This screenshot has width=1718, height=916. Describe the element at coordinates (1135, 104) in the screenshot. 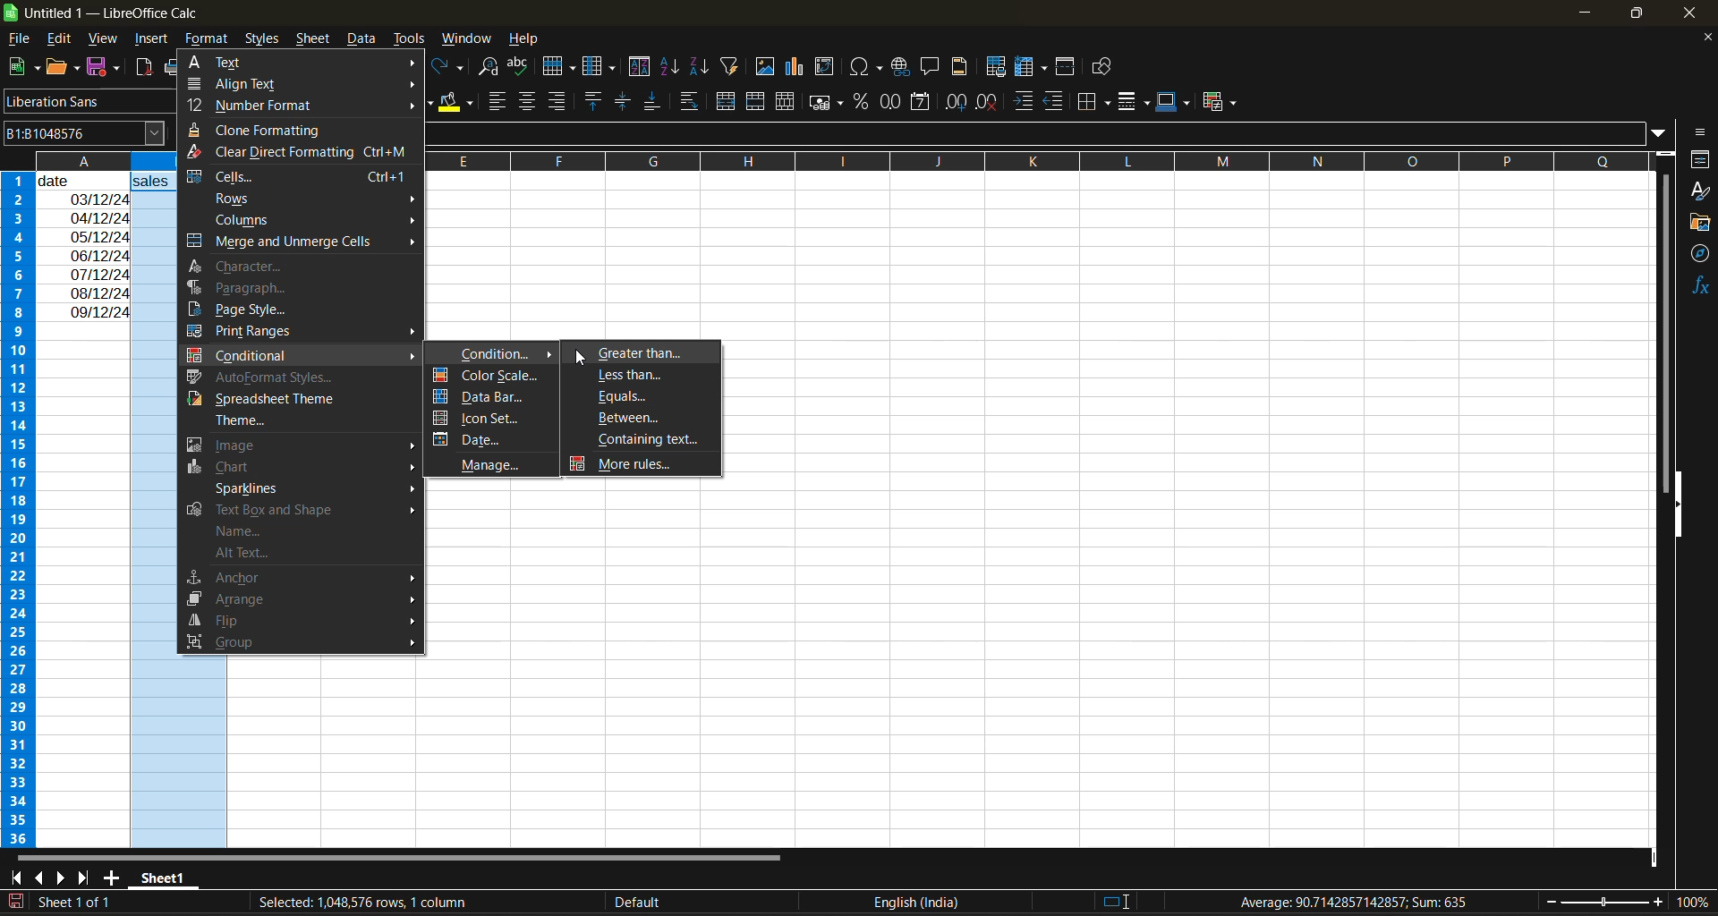

I see `border style` at that location.